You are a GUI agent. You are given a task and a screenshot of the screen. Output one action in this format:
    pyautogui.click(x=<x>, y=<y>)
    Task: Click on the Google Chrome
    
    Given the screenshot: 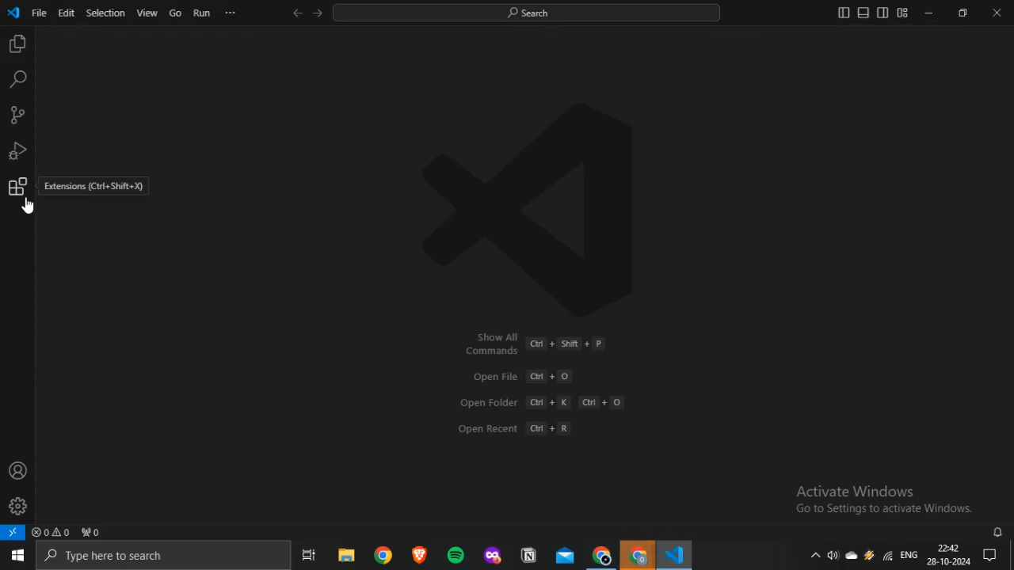 What is the action you would take?
    pyautogui.click(x=601, y=555)
    